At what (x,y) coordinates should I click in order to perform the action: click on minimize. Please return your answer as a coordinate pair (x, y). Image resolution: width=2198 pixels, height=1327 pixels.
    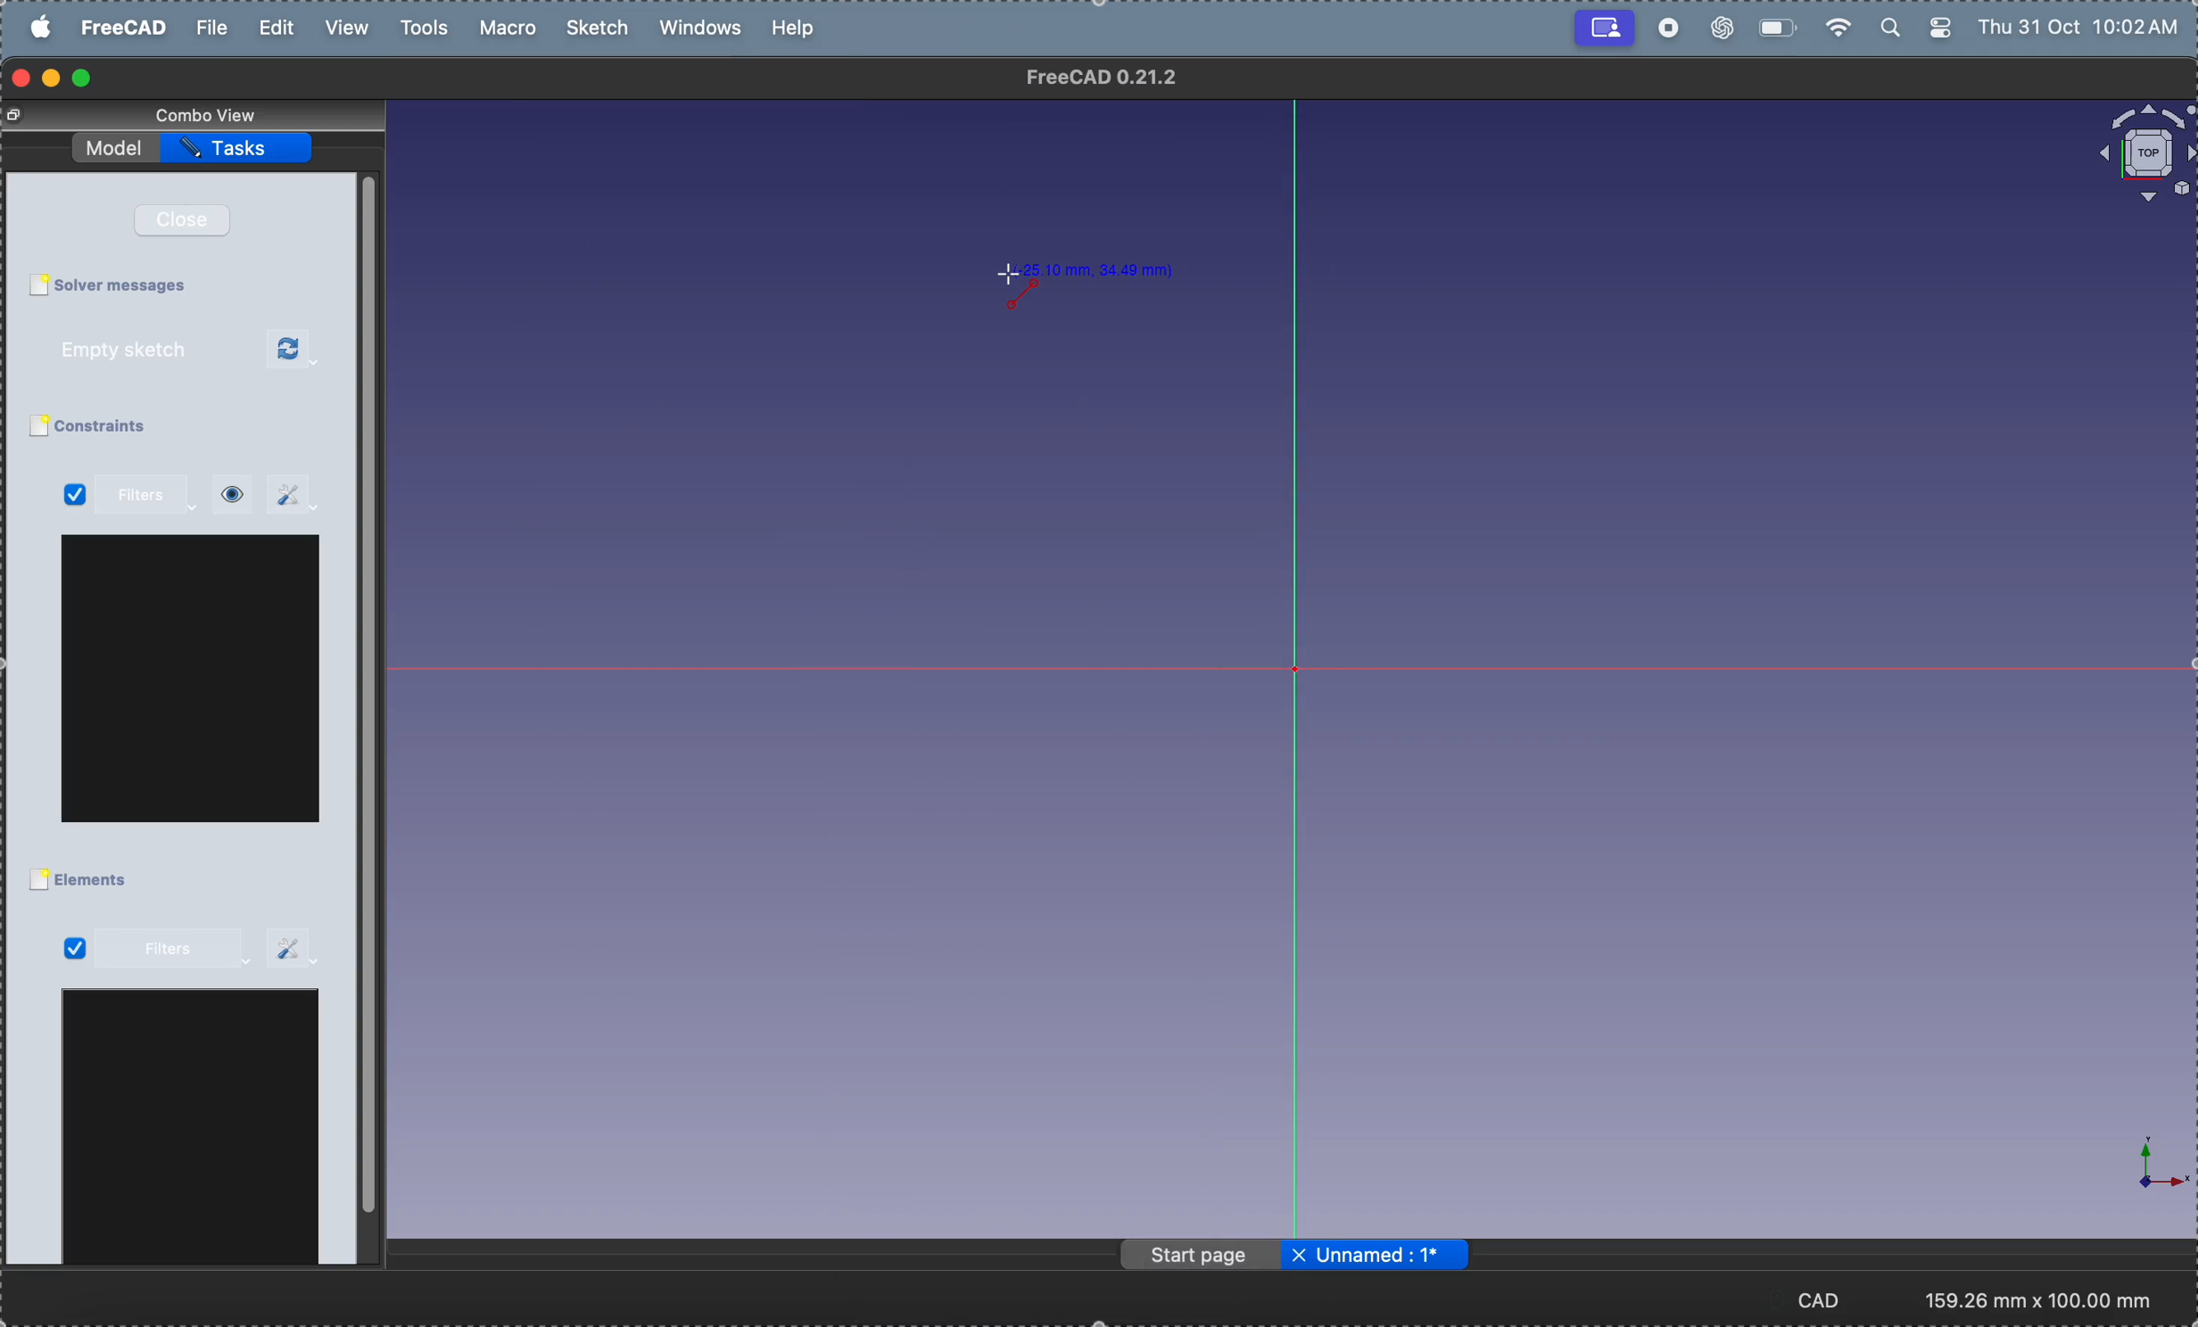
    Looking at the image, I should click on (54, 78).